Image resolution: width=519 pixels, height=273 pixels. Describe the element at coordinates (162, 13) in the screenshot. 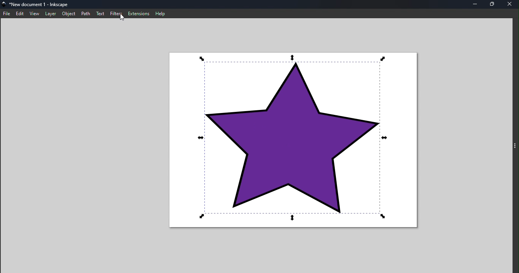

I see `Help` at that location.